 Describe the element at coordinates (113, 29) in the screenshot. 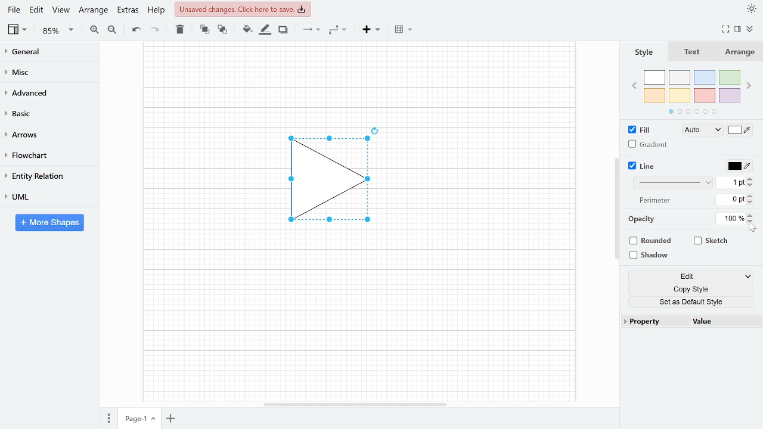

I see `Zoom out` at that location.